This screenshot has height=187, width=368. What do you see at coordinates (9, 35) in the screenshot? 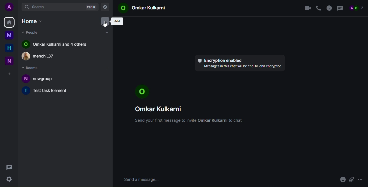
I see `myspace` at bounding box center [9, 35].